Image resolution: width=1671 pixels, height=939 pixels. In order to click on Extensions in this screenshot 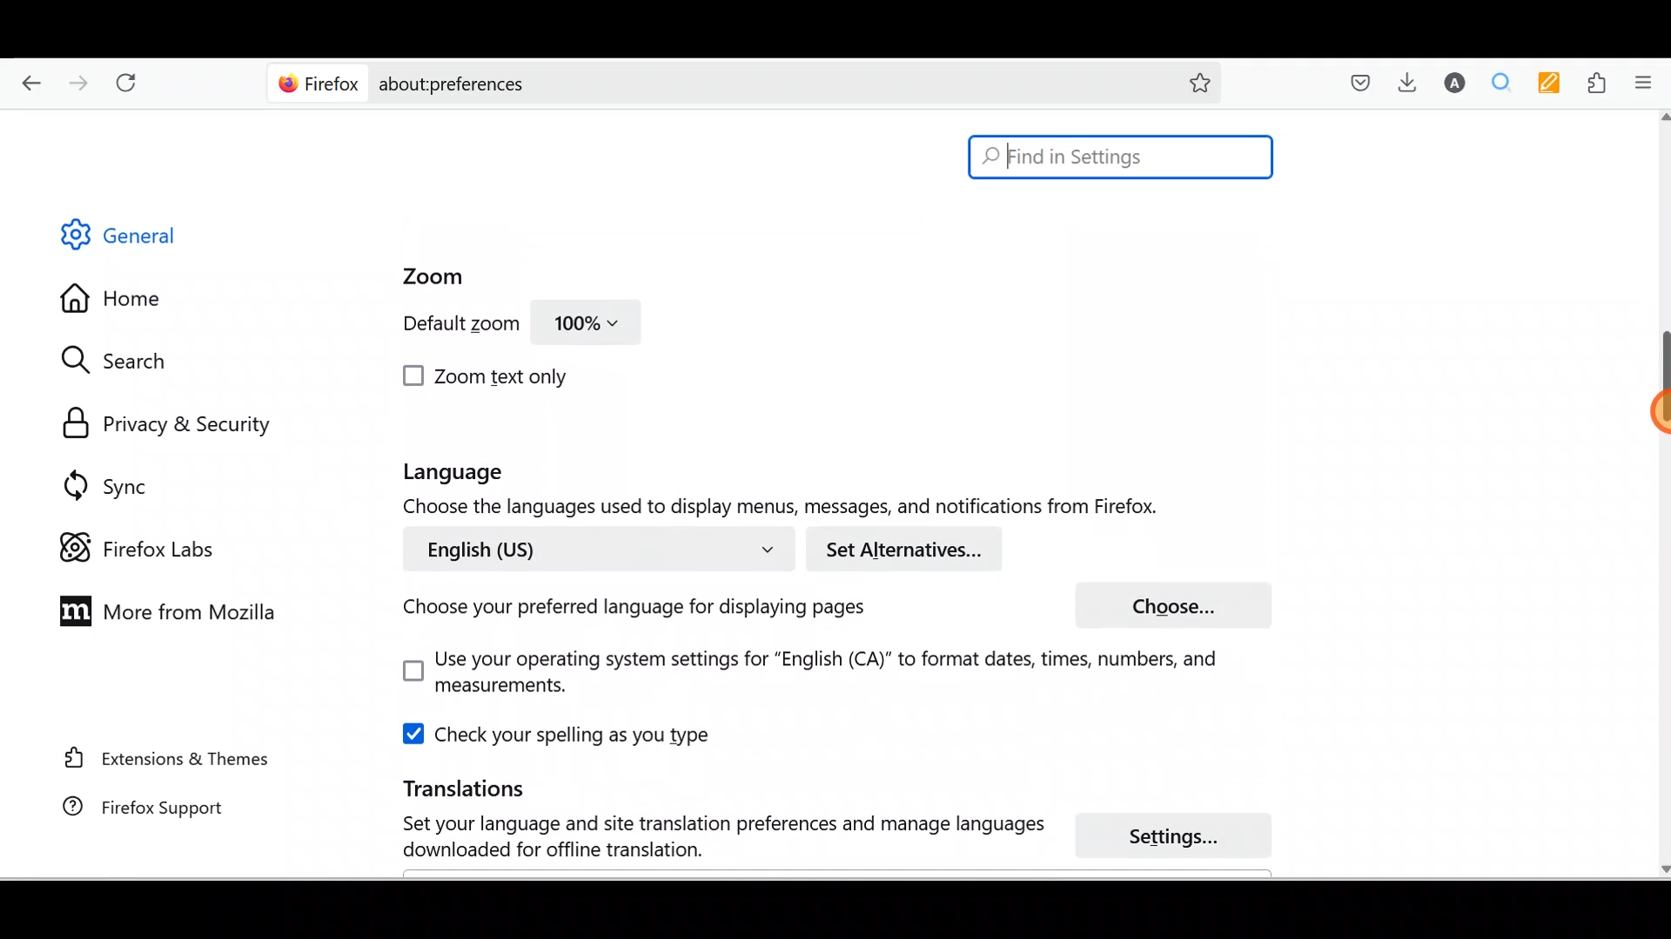, I will do `click(1601, 83)`.